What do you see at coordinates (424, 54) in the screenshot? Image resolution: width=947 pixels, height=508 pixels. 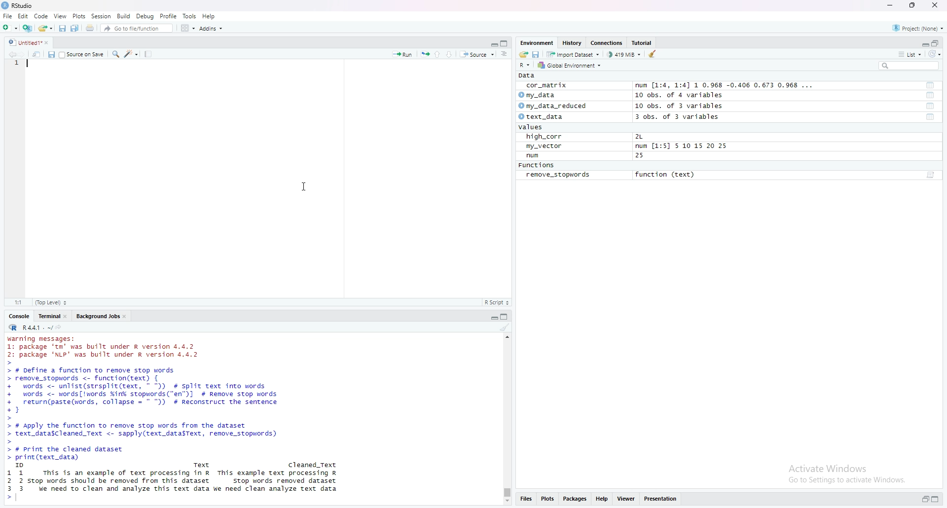 I see `re-run` at bounding box center [424, 54].